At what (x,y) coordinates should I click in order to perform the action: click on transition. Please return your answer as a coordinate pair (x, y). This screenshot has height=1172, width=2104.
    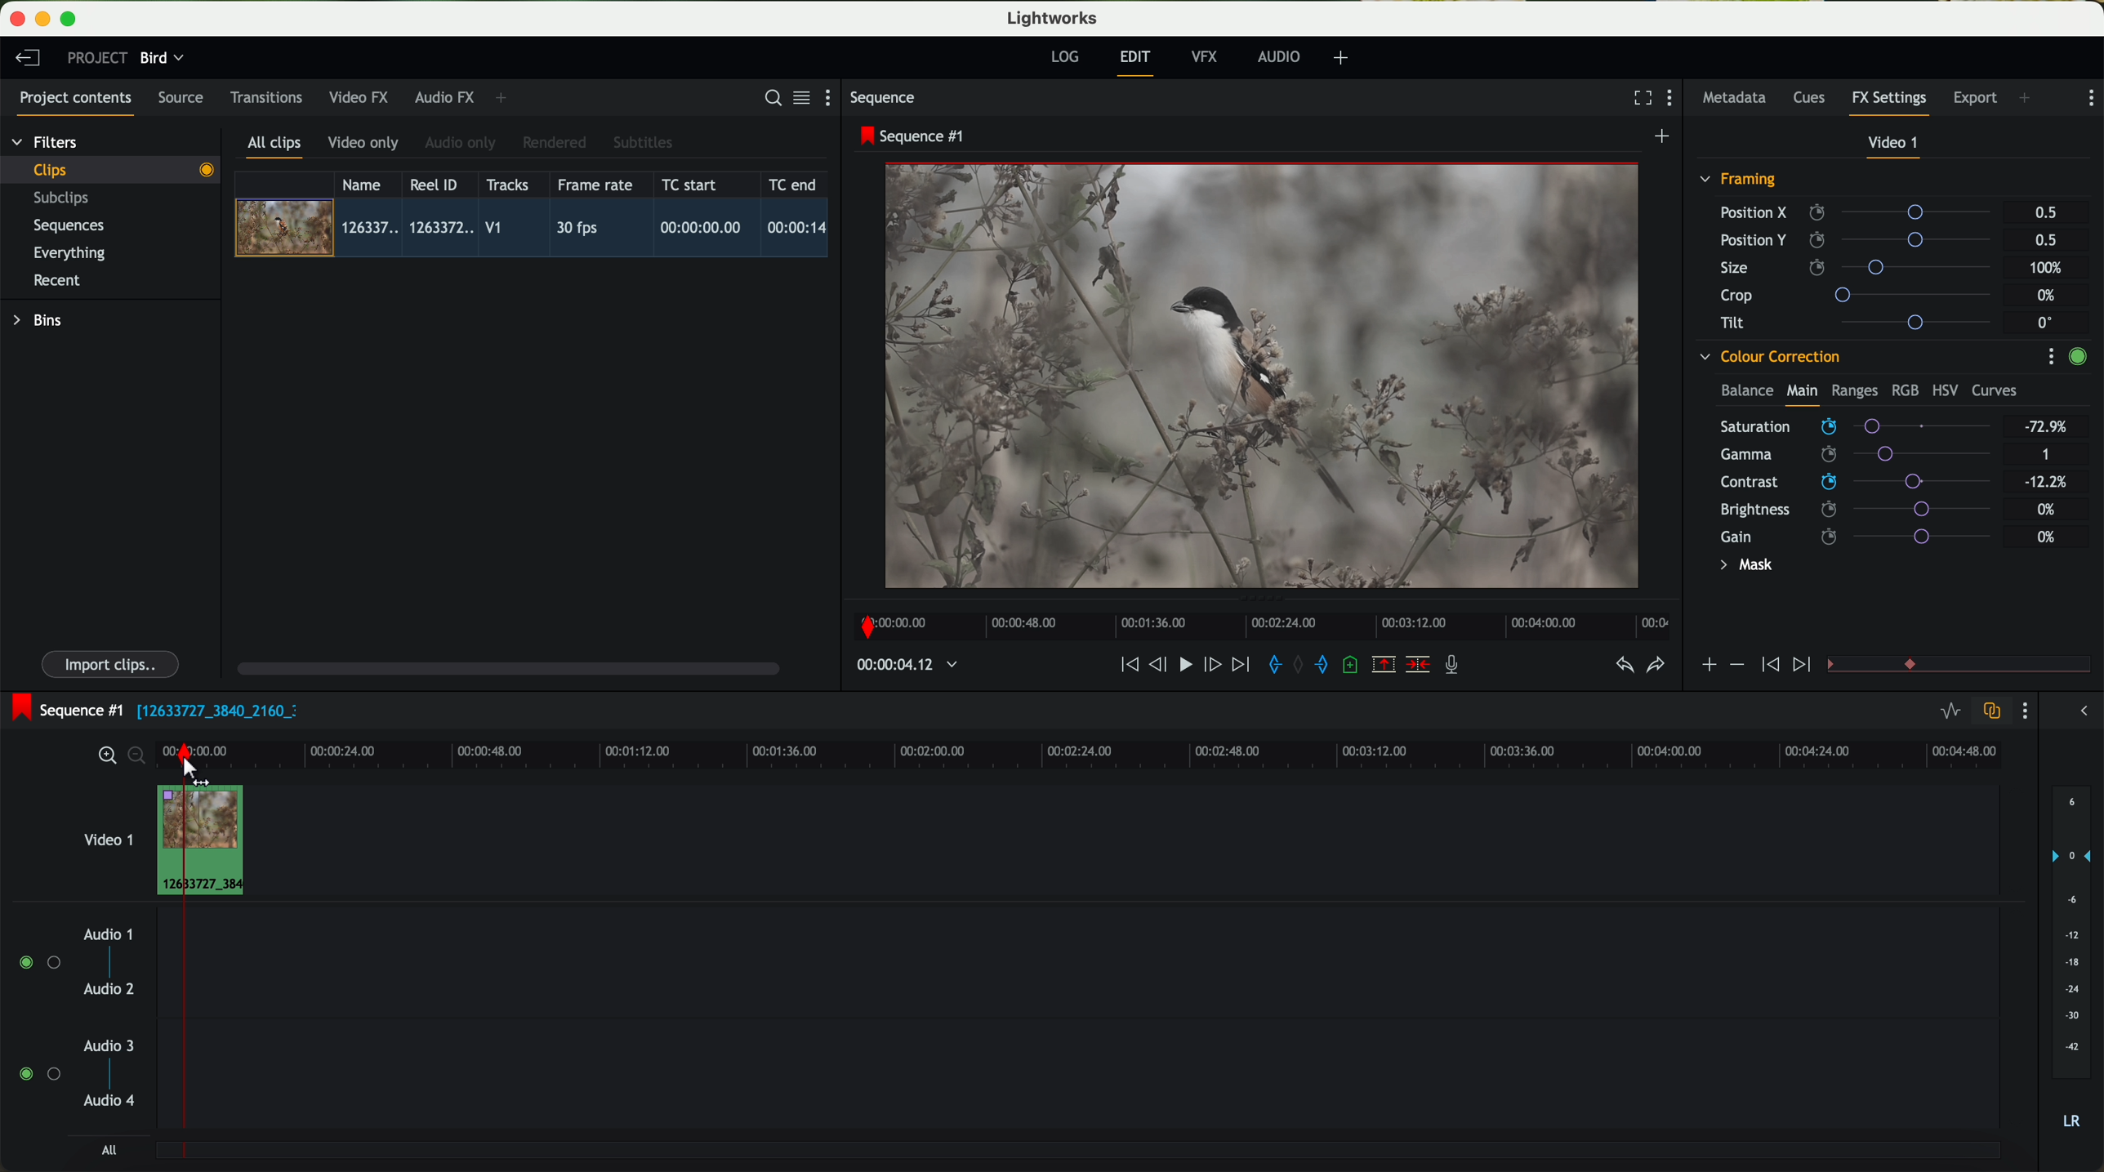
    Looking at the image, I should click on (1983, 666).